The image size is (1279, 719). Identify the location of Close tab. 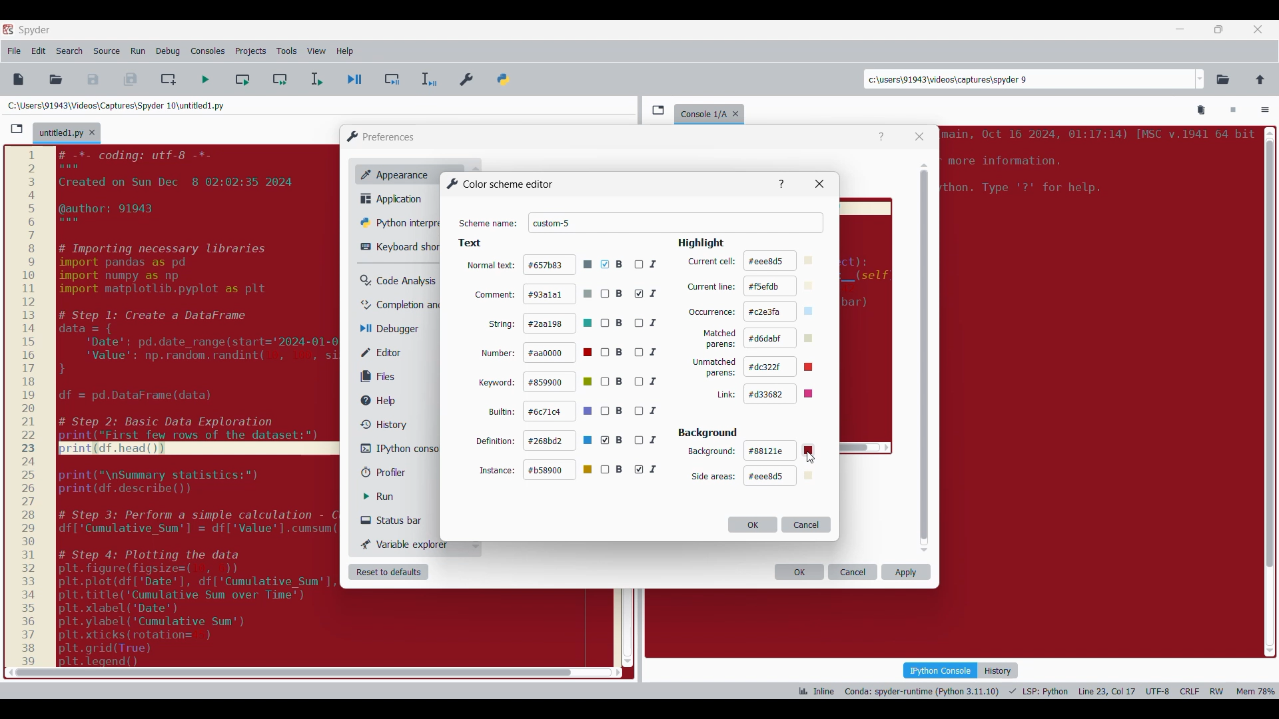
(739, 111).